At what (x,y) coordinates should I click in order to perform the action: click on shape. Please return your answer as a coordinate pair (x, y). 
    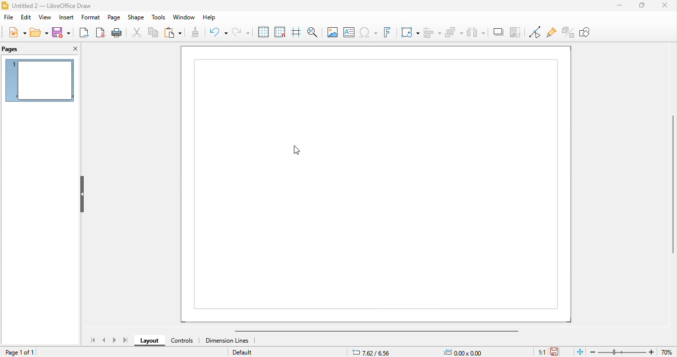
    Looking at the image, I should click on (136, 18).